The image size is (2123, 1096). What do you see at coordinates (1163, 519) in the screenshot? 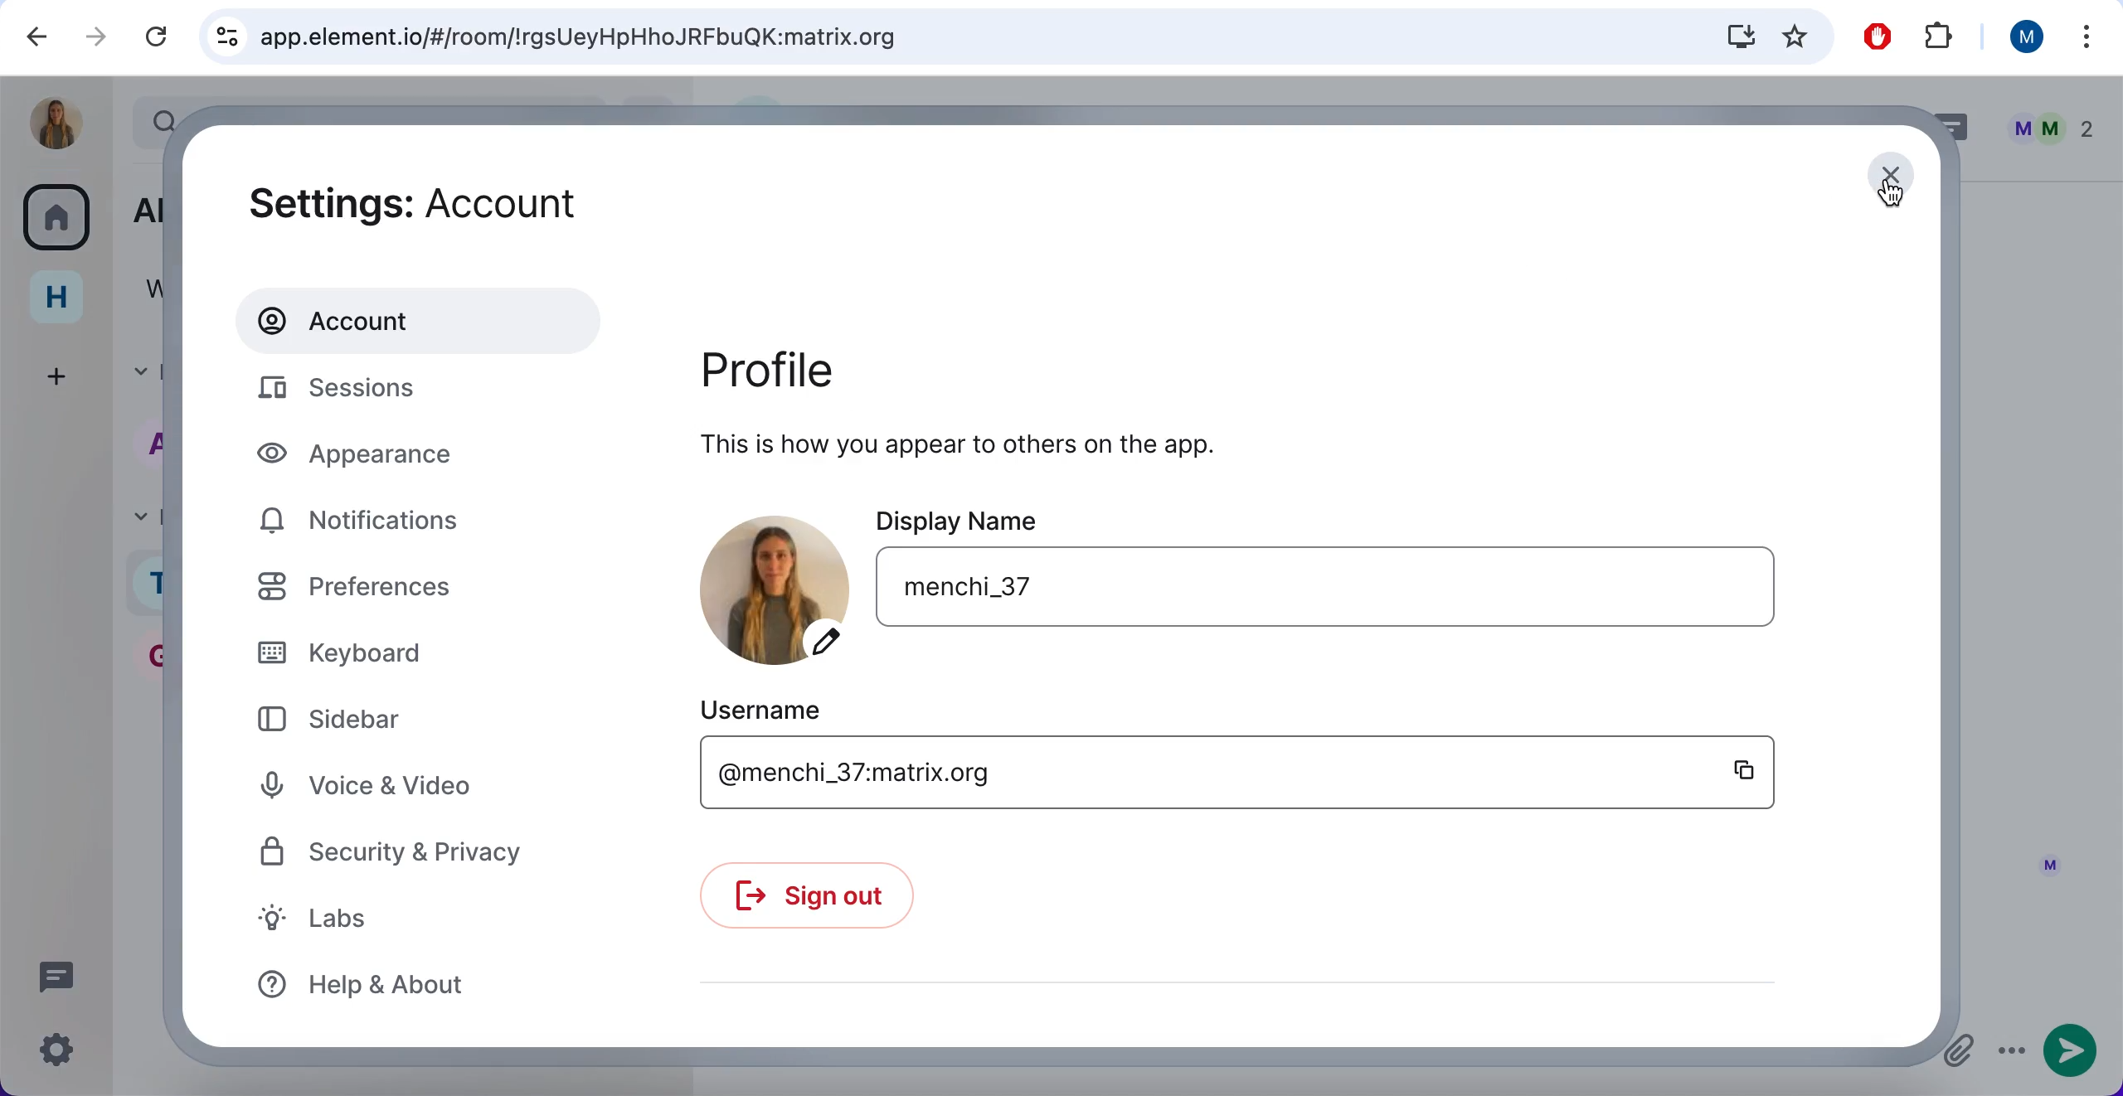
I see `display name` at bounding box center [1163, 519].